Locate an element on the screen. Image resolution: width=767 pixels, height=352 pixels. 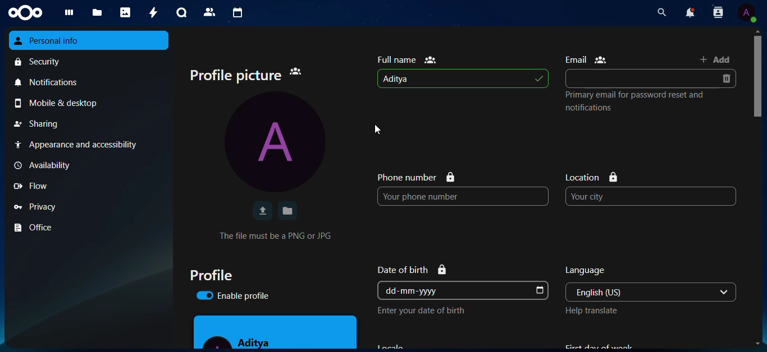
profile is located at coordinates (211, 275).